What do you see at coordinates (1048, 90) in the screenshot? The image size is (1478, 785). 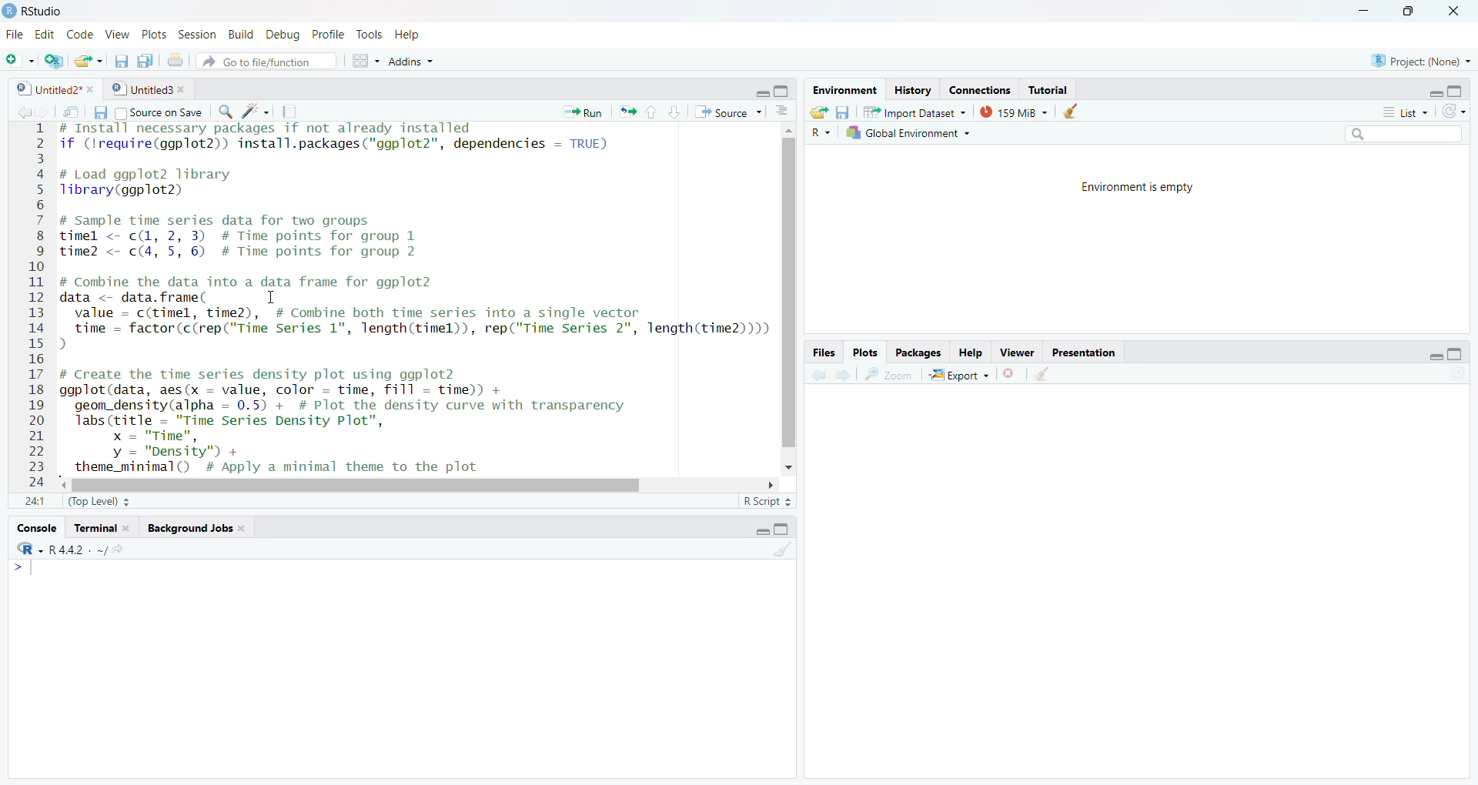 I see `Tutorial` at bounding box center [1048, 90].